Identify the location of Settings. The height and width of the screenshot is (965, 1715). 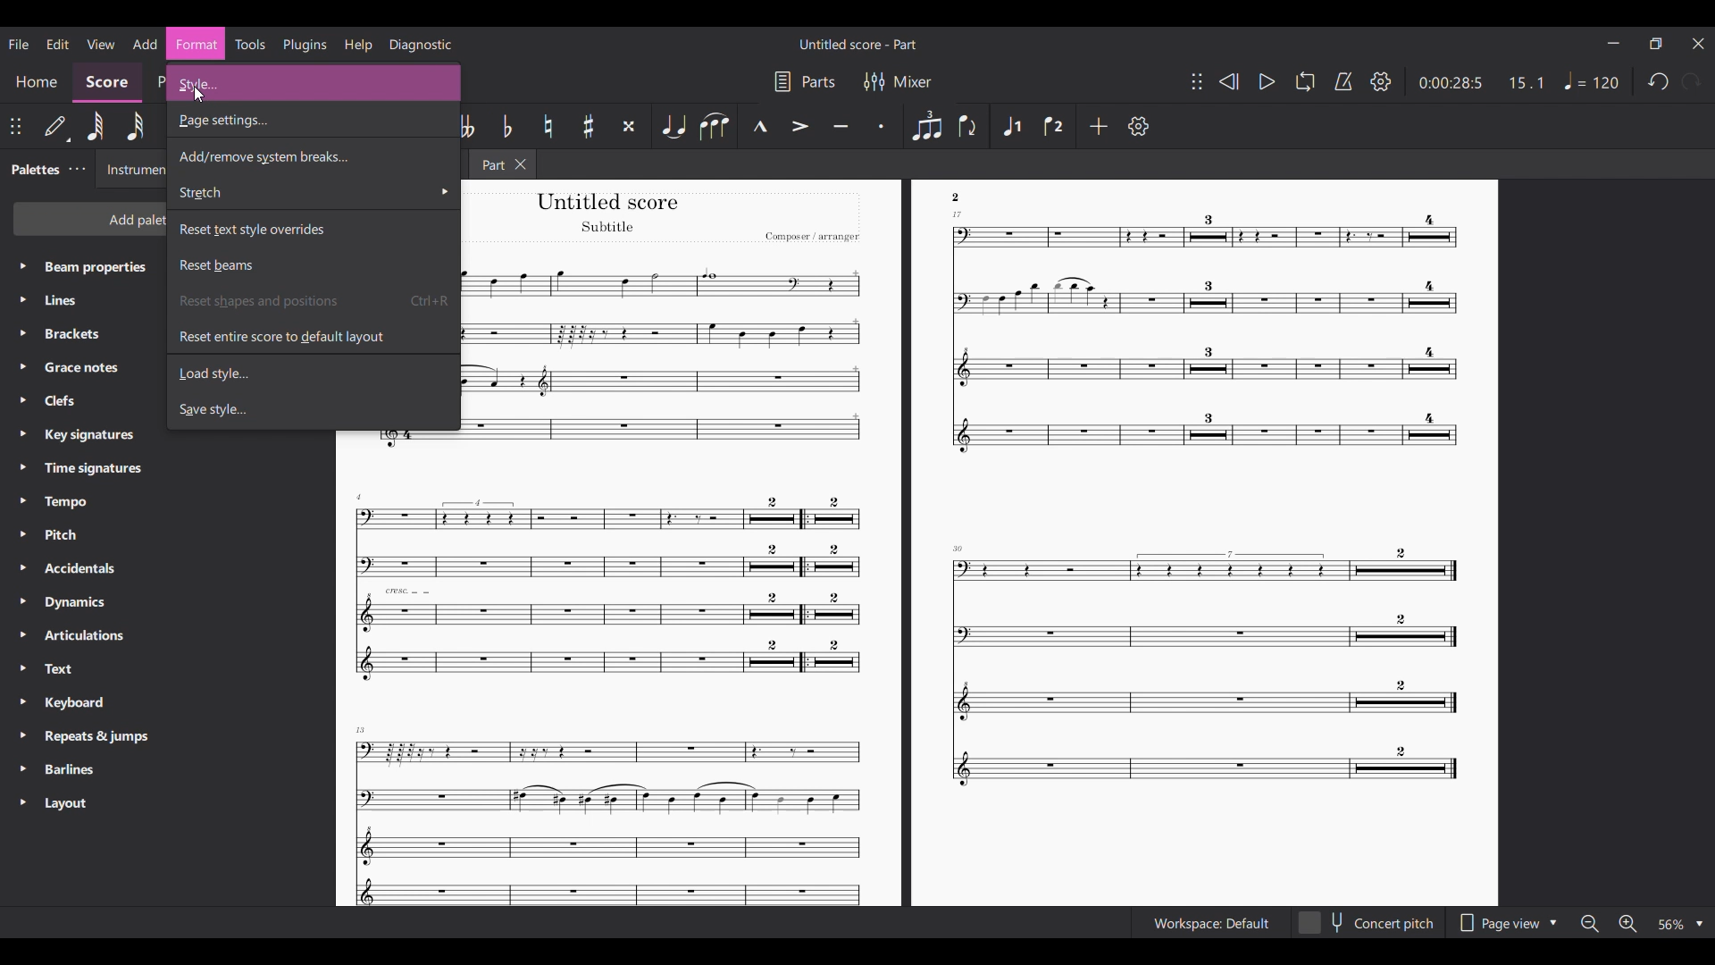
(1381, 81).